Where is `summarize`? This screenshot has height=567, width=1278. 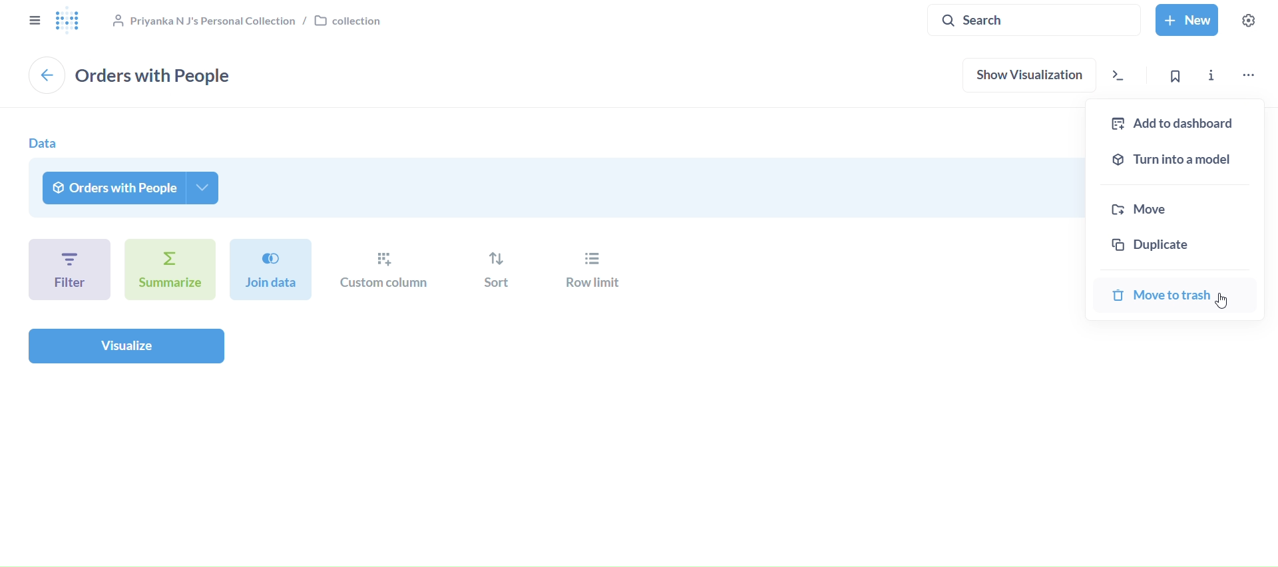 summarize is located at coordinates (166, 269).